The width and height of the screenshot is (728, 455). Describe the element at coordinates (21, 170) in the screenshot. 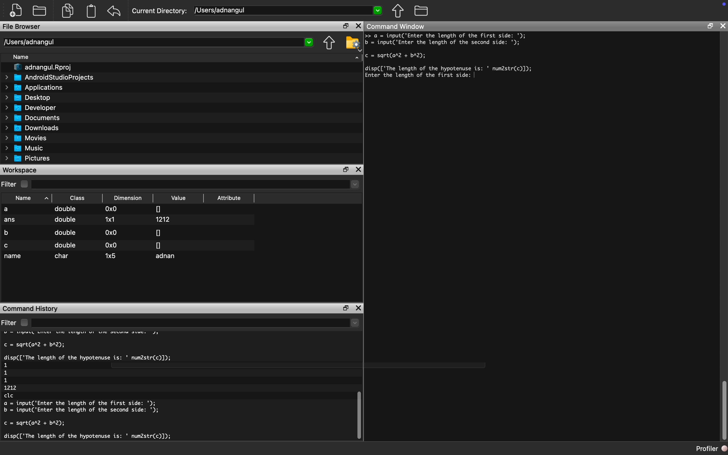

I see `Workspace` at that location.